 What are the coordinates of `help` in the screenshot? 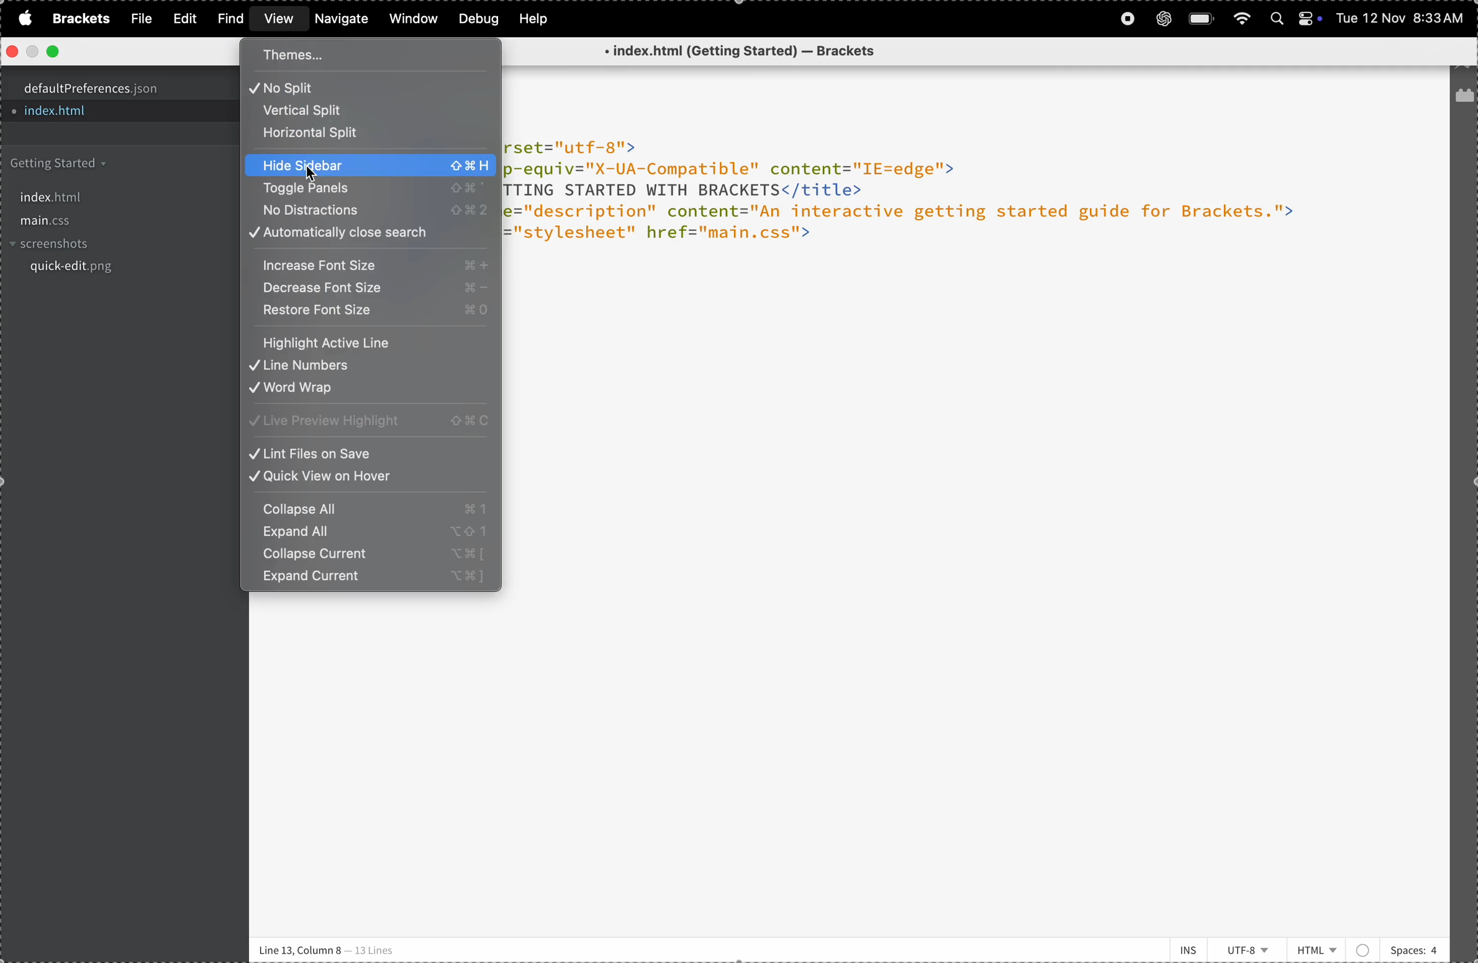 It's located at (538, 19).